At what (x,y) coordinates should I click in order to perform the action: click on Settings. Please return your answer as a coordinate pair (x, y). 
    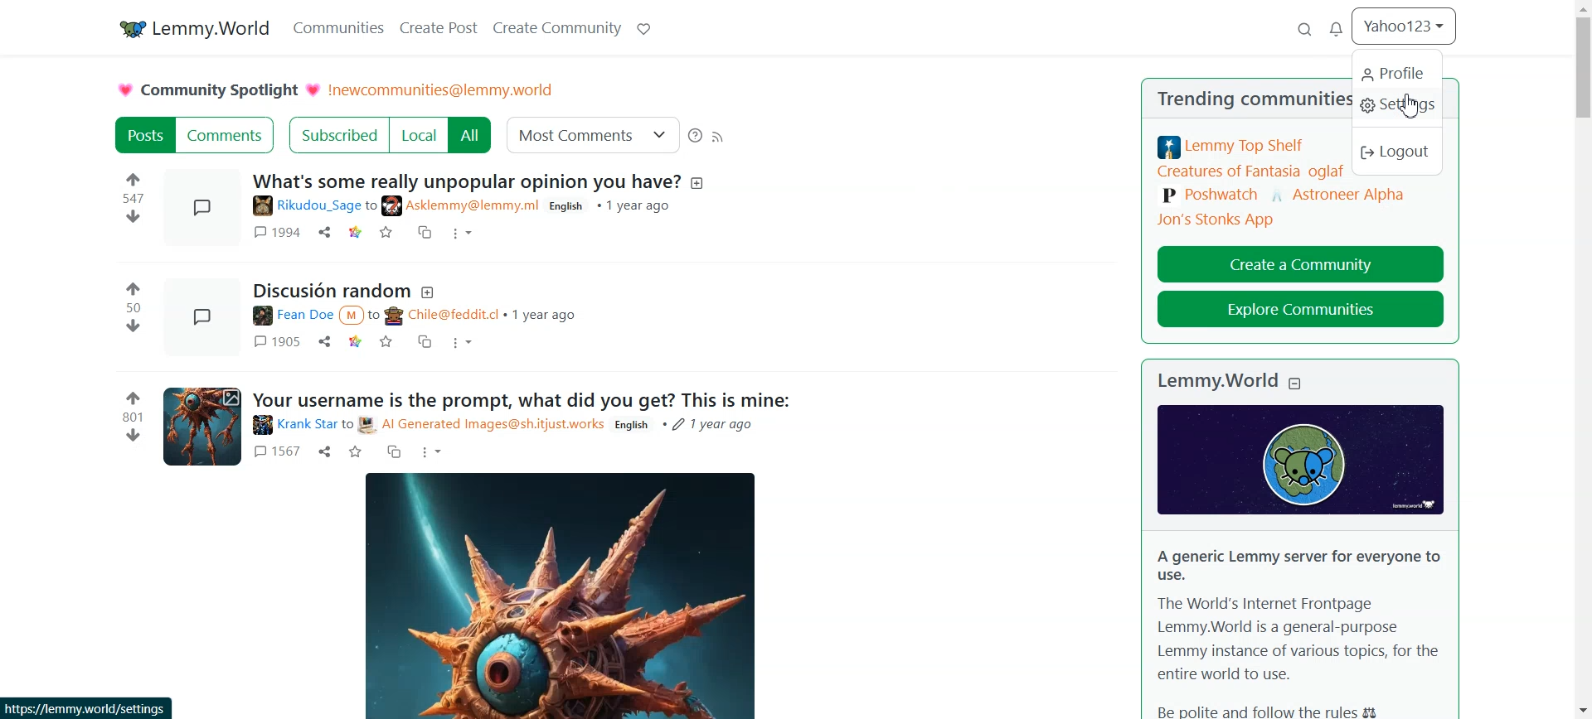
    Looking at the image, I should click on (1399, 108).